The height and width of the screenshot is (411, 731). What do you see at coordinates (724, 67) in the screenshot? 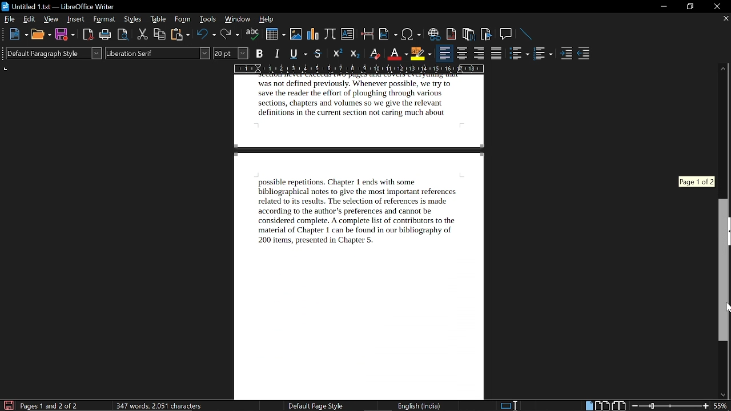
I see `move up` at bounding box center [724, 67].